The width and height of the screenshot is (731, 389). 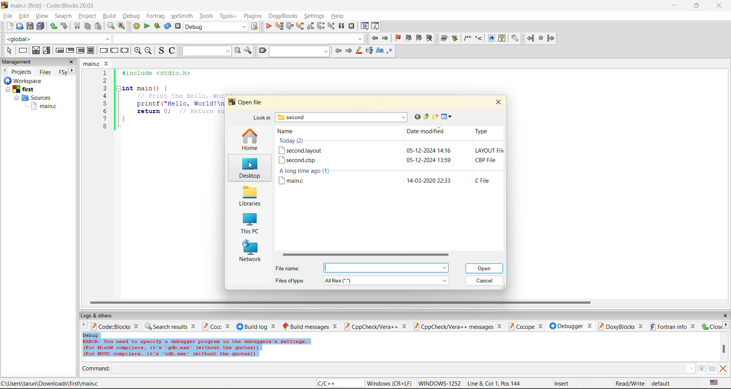 What do you see at coordinates (56, 39) in the screenshot?
I see `global` at bounding box center [56, 39].